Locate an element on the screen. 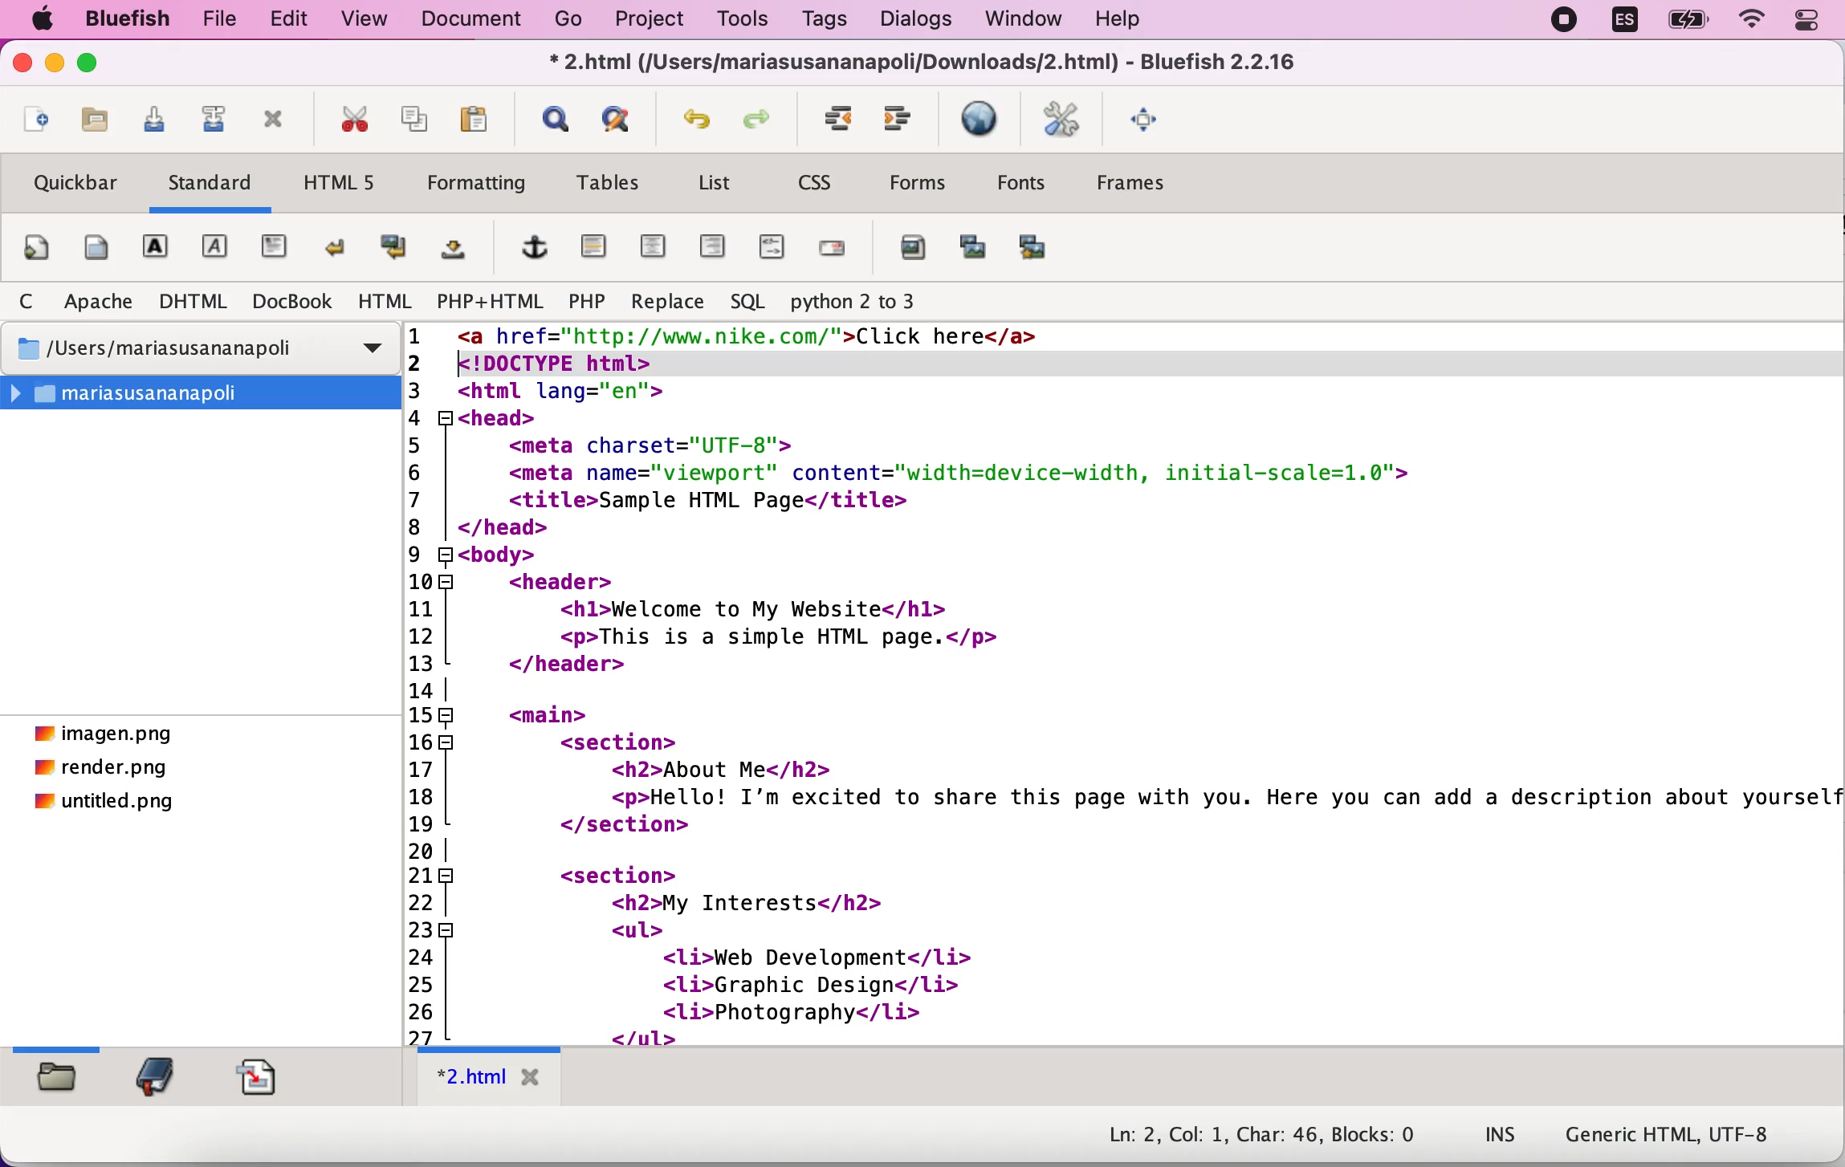 The width and height of the screenshot is (1845, 1167). add image is located at coordinates (914, 255).